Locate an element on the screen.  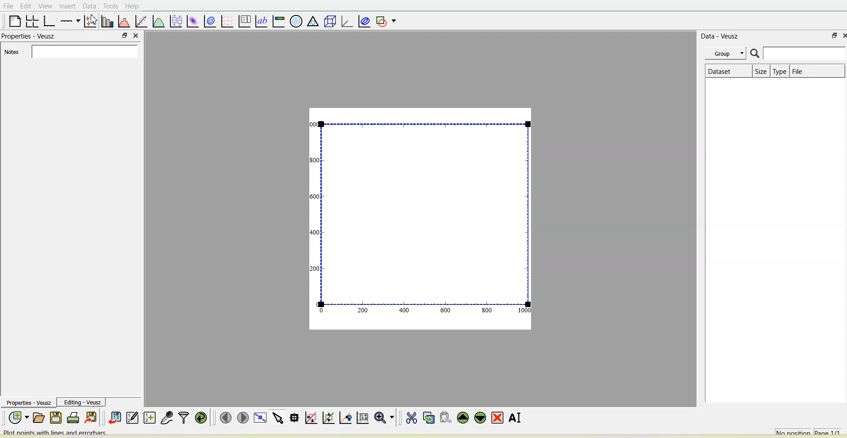
Reload linked datasets is located at coordinates (201, 417).